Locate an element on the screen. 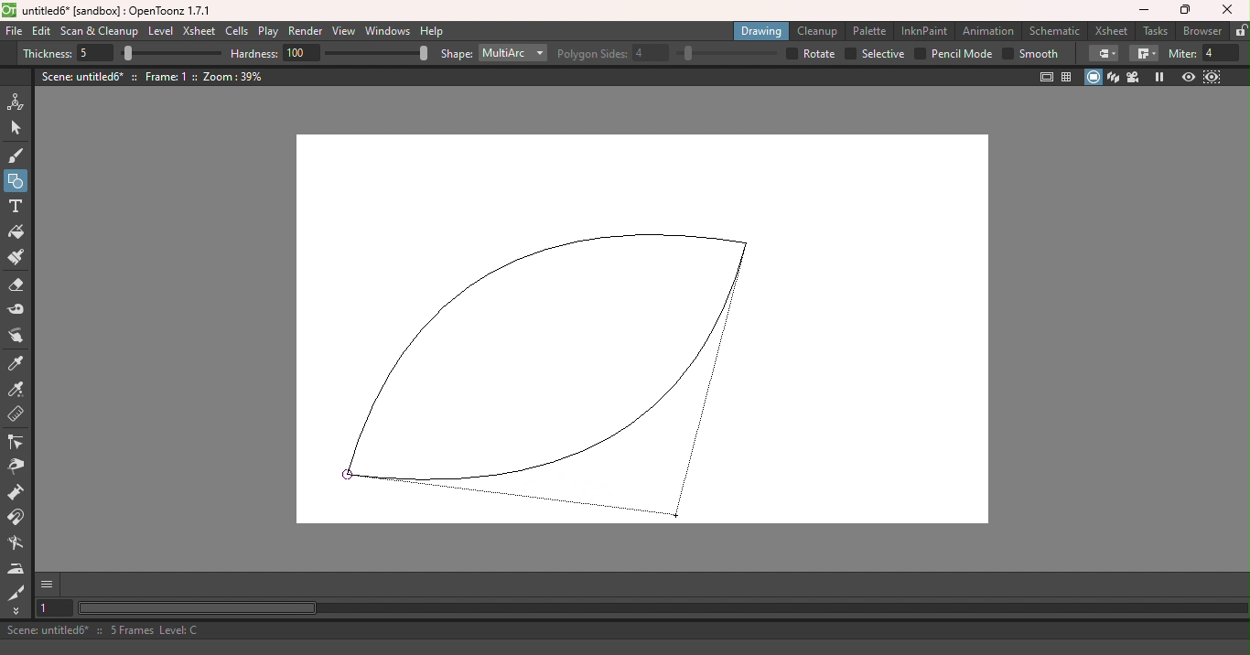  File is located at coordinates (14, 32).